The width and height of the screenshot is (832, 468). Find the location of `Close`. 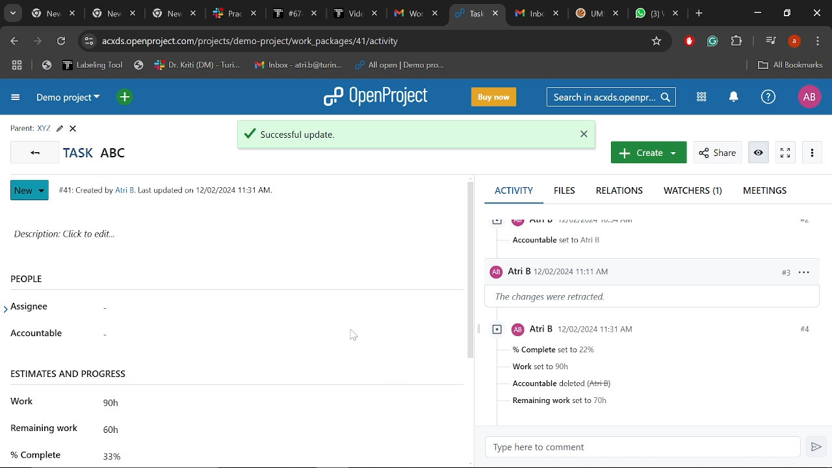

Close is located at coordinates (815, 14).